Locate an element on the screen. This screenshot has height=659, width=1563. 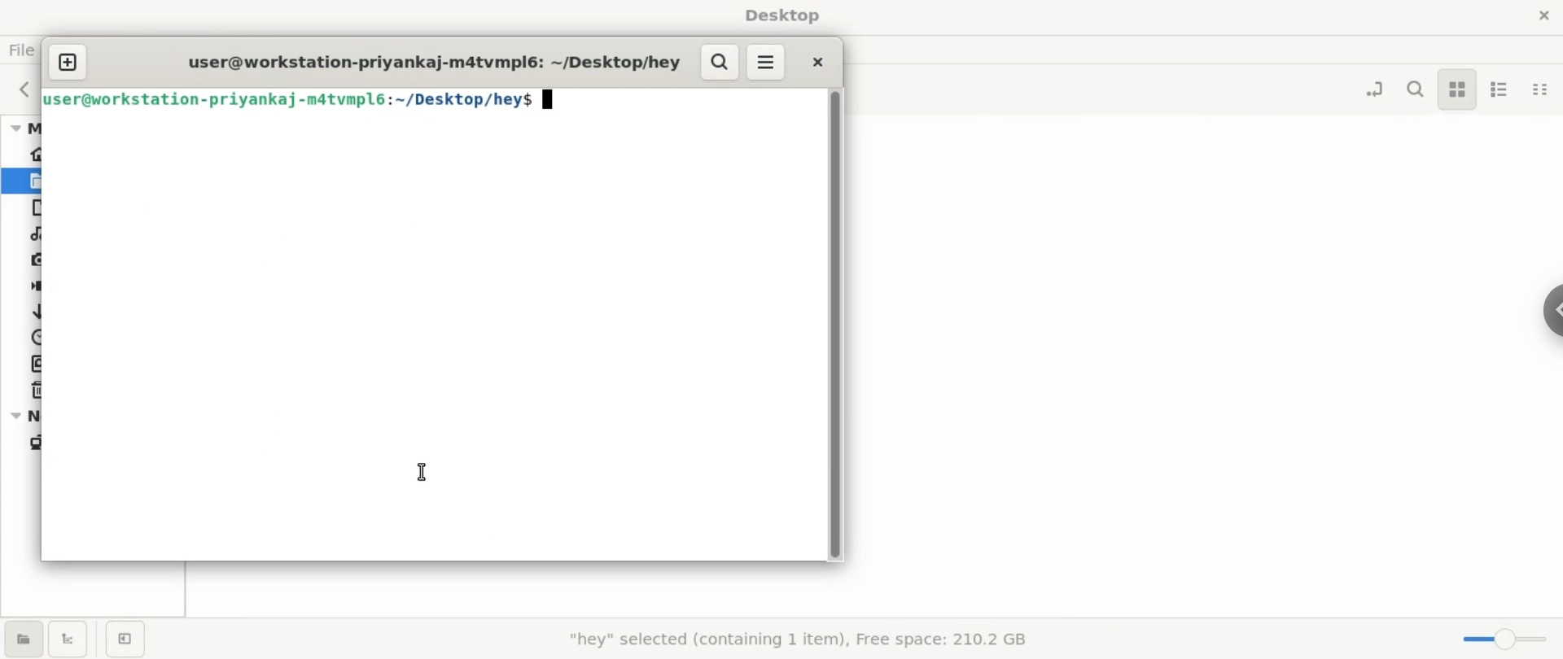
close is located at coordinates (814, 60).